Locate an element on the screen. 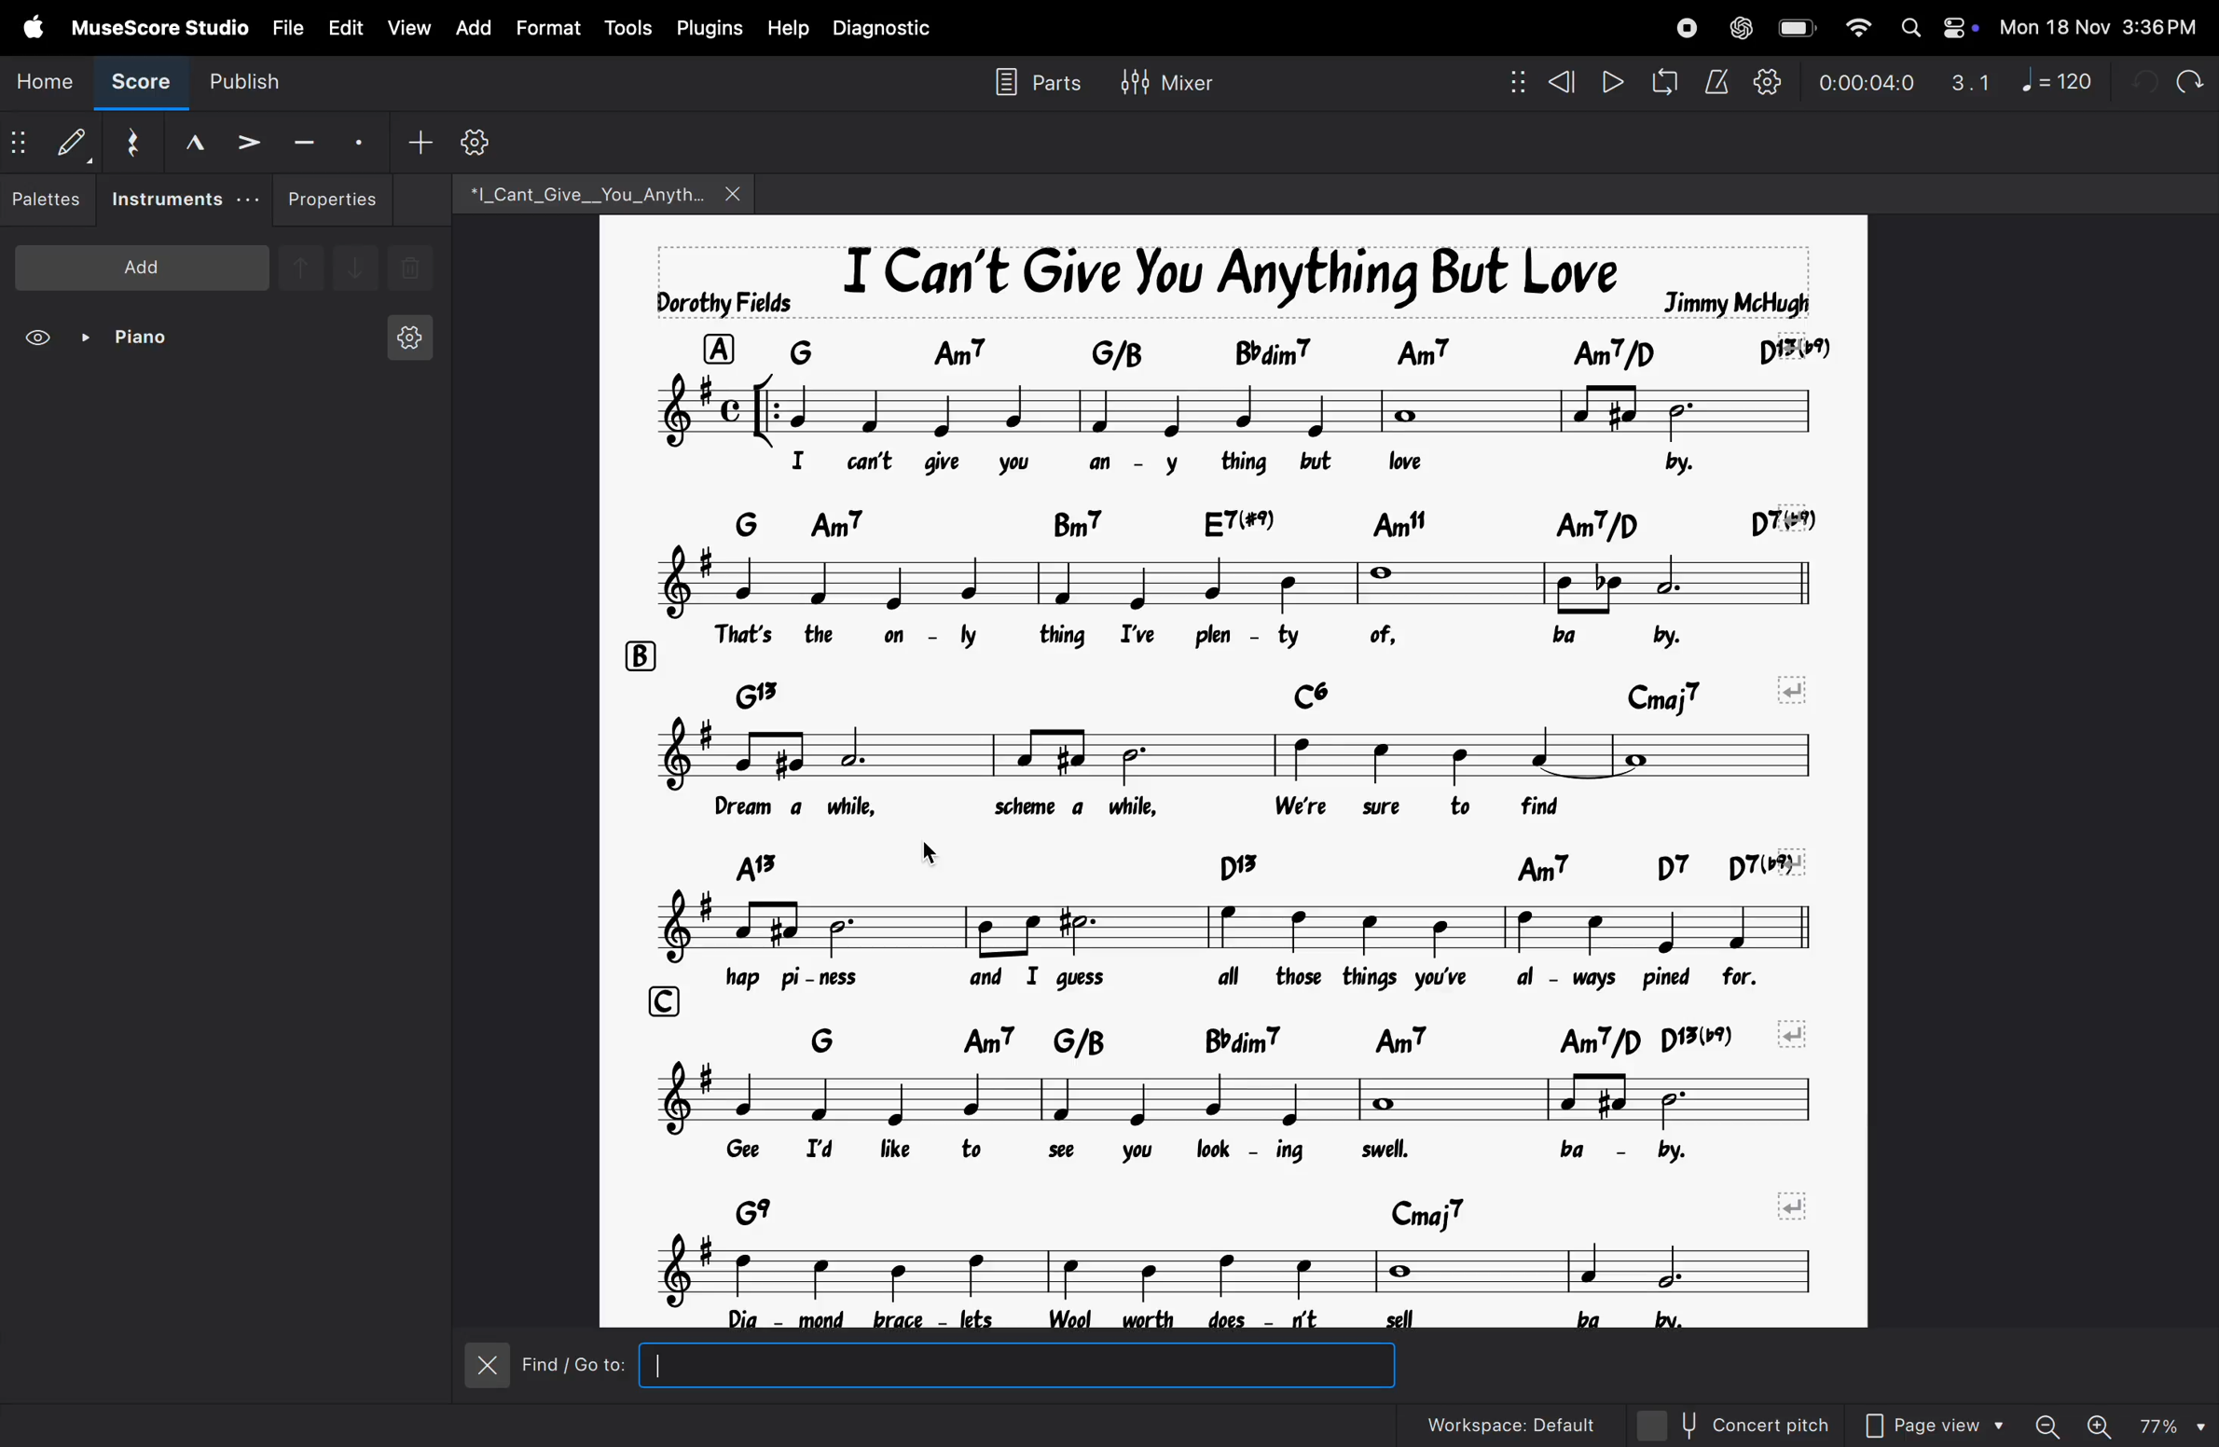 The image size is (2219, 1447). chord symbol is located at coordinates (1316, 350).